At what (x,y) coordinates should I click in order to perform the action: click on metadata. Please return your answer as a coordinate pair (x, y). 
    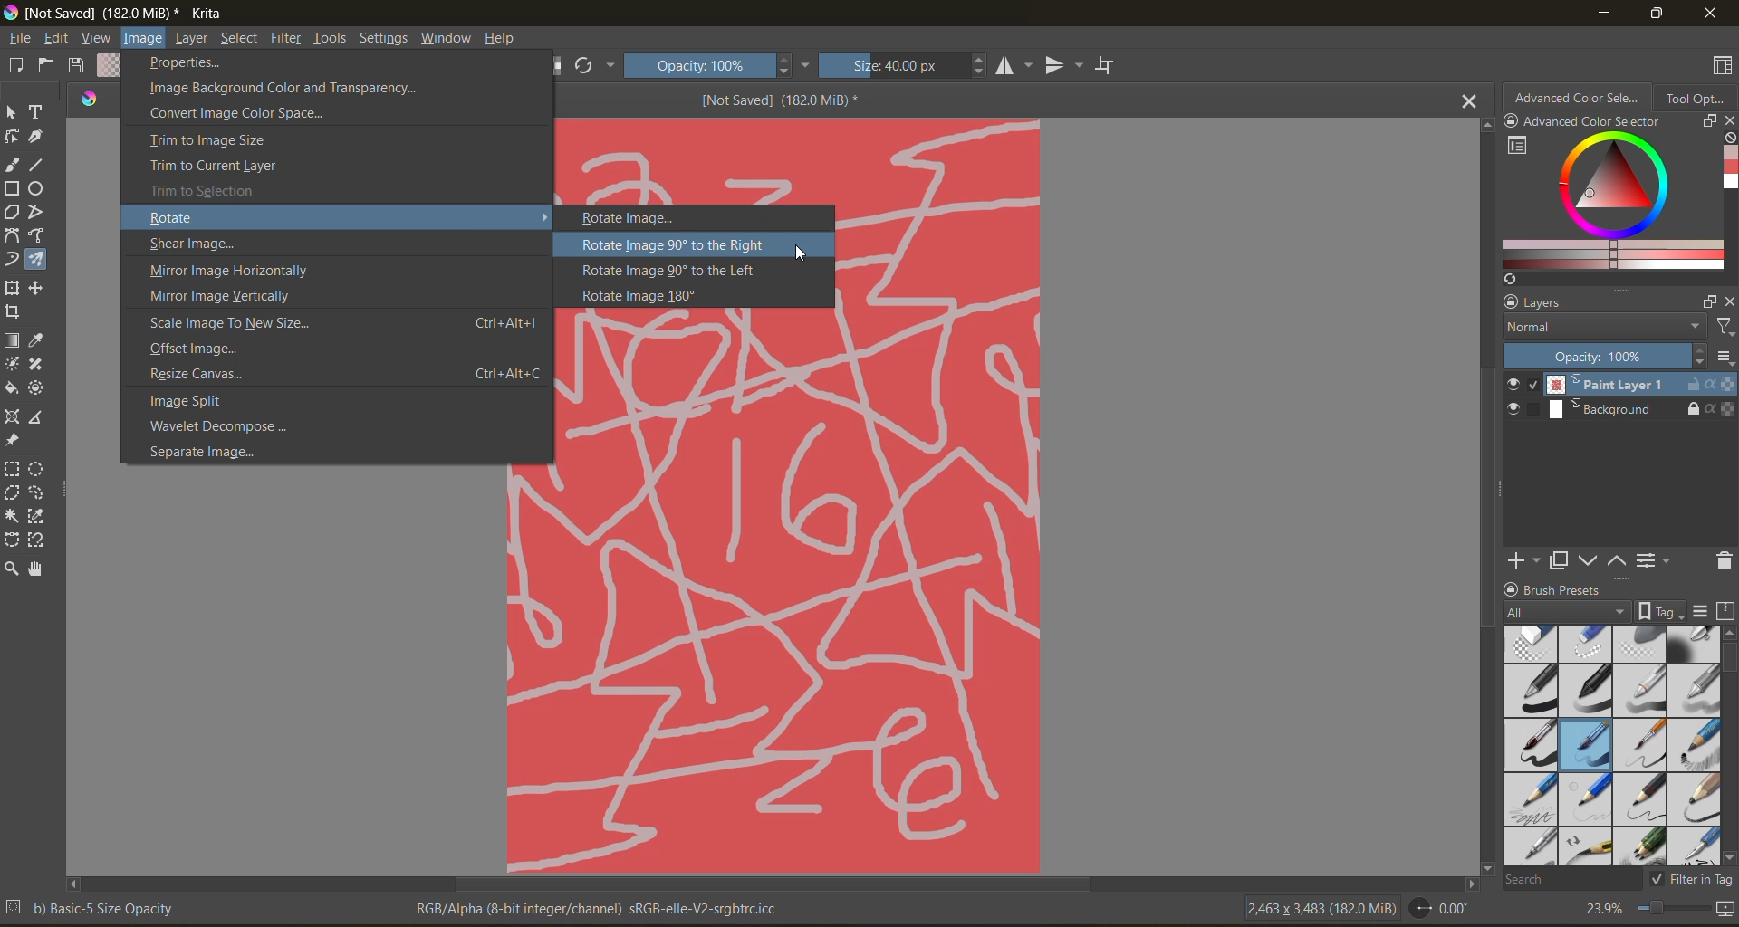
    Looking at the image, I should click on (405, 908).